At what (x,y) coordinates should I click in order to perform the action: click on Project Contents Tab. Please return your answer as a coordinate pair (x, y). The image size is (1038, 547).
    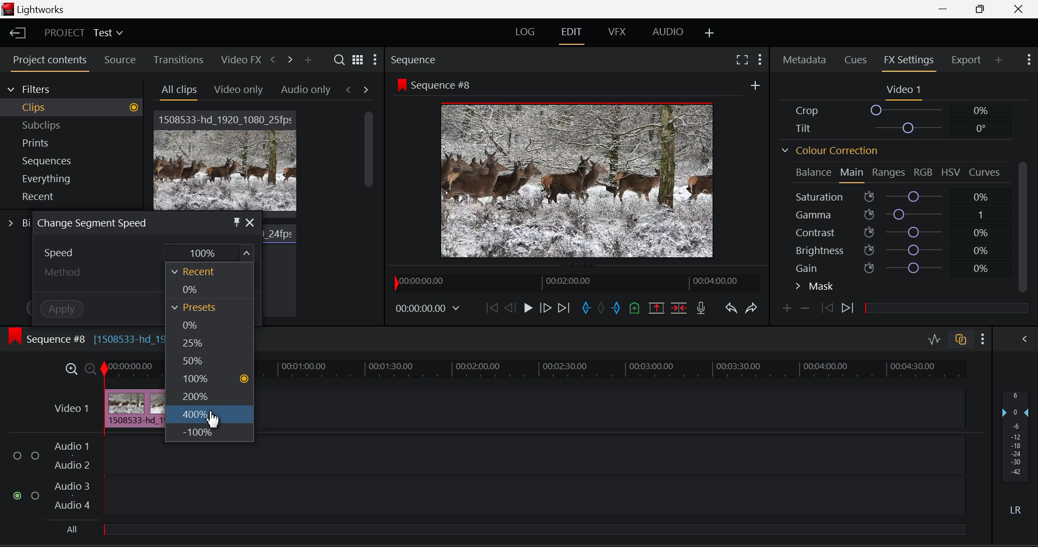
    Looking at the image, I should click on (51, 61).